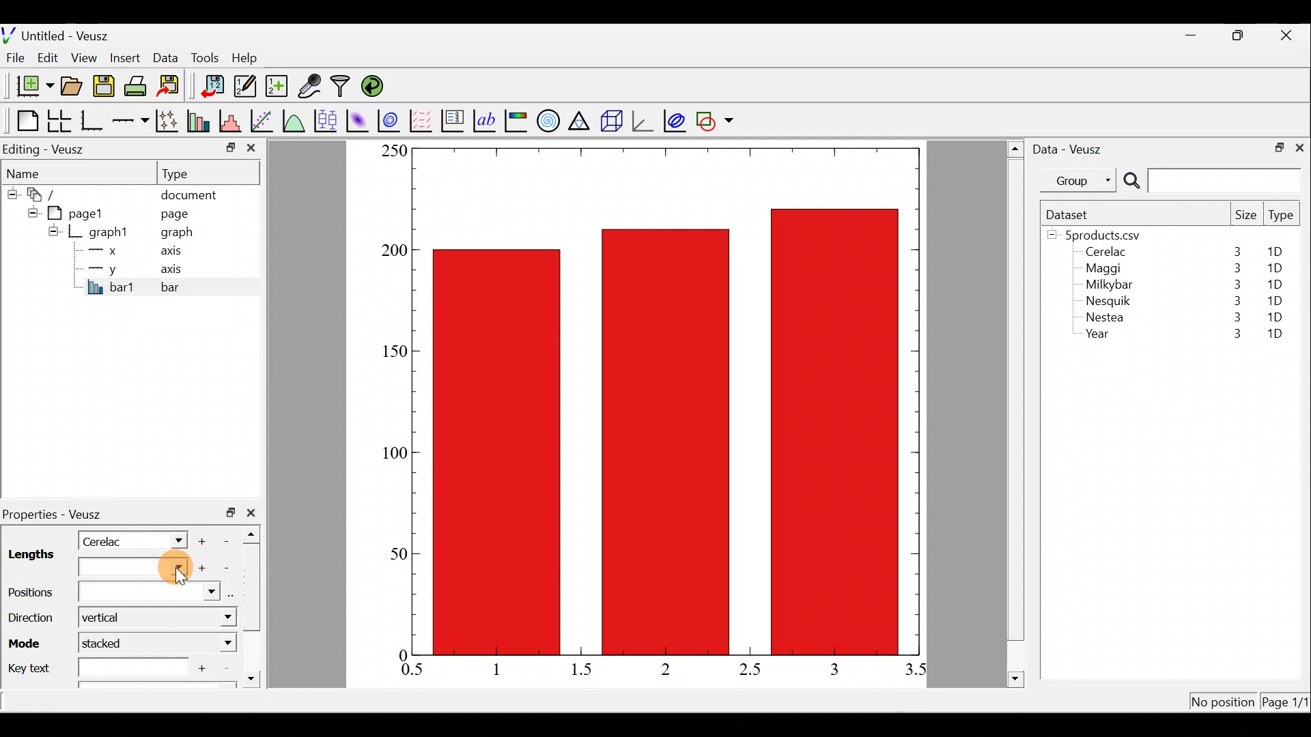 The image size is (1311, 737). Describe the element at coordinates (1299, 147) in the screenshot. I see `close` at that location.